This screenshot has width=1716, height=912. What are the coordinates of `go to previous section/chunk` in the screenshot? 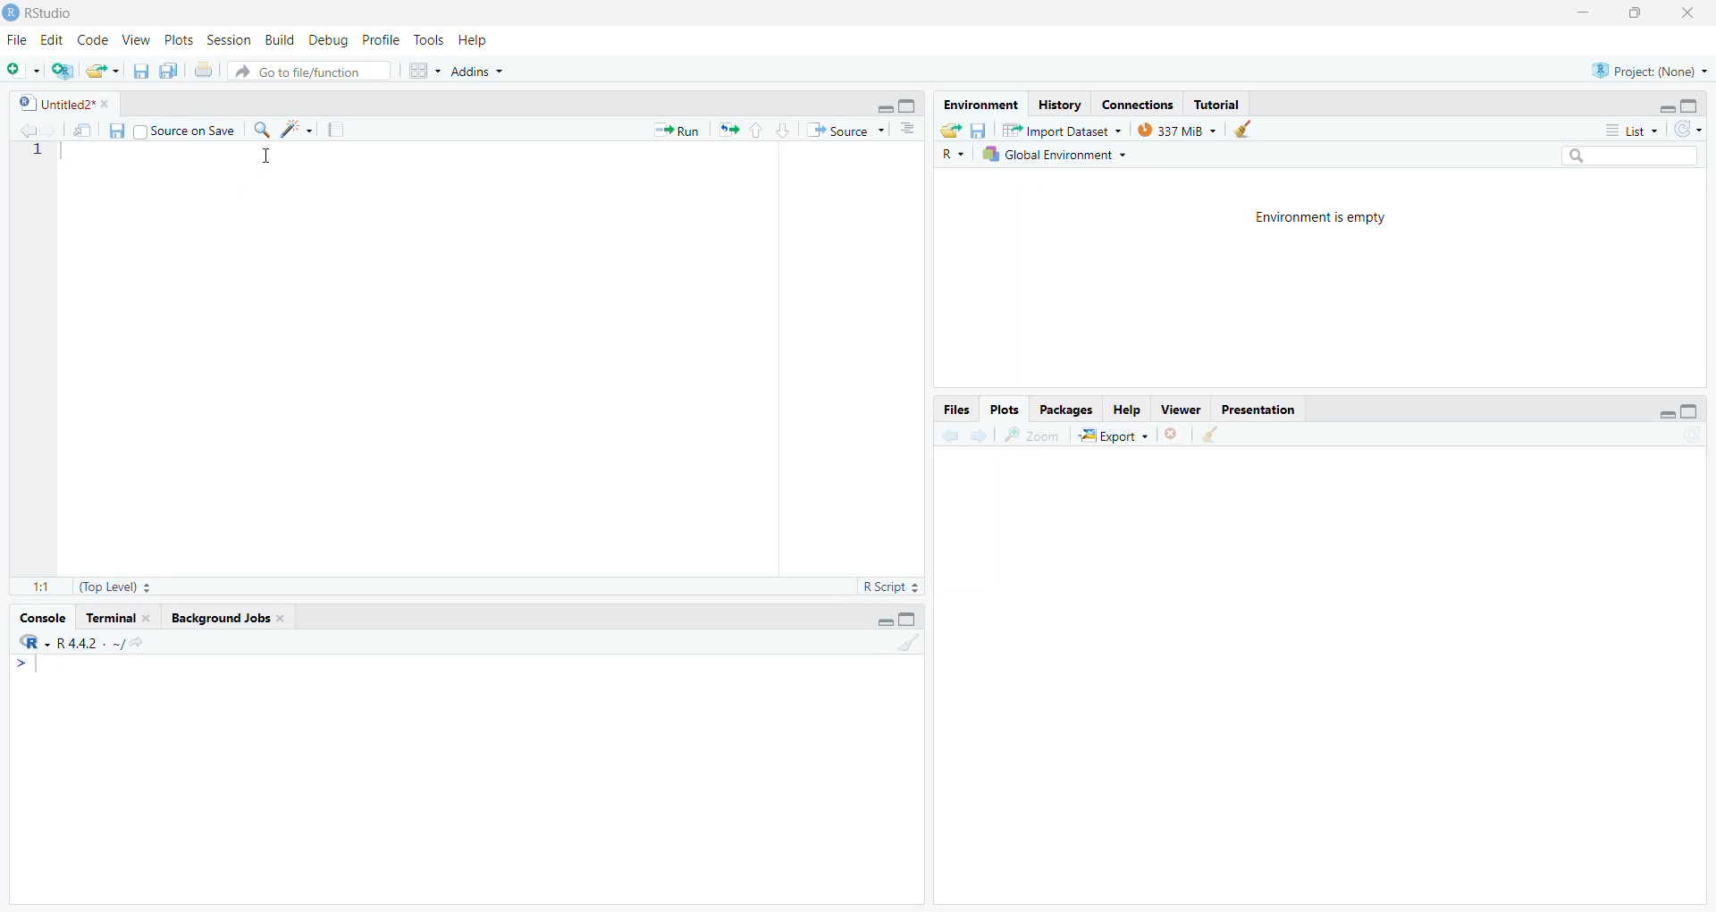 It's located at (755, 131).